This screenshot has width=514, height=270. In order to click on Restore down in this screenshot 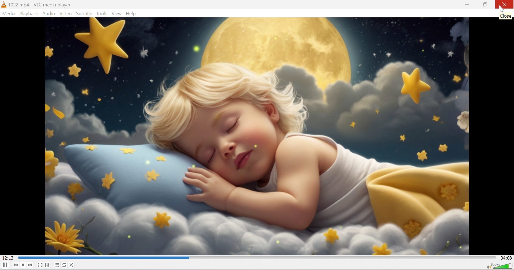, I will do `click(486, 5)`.